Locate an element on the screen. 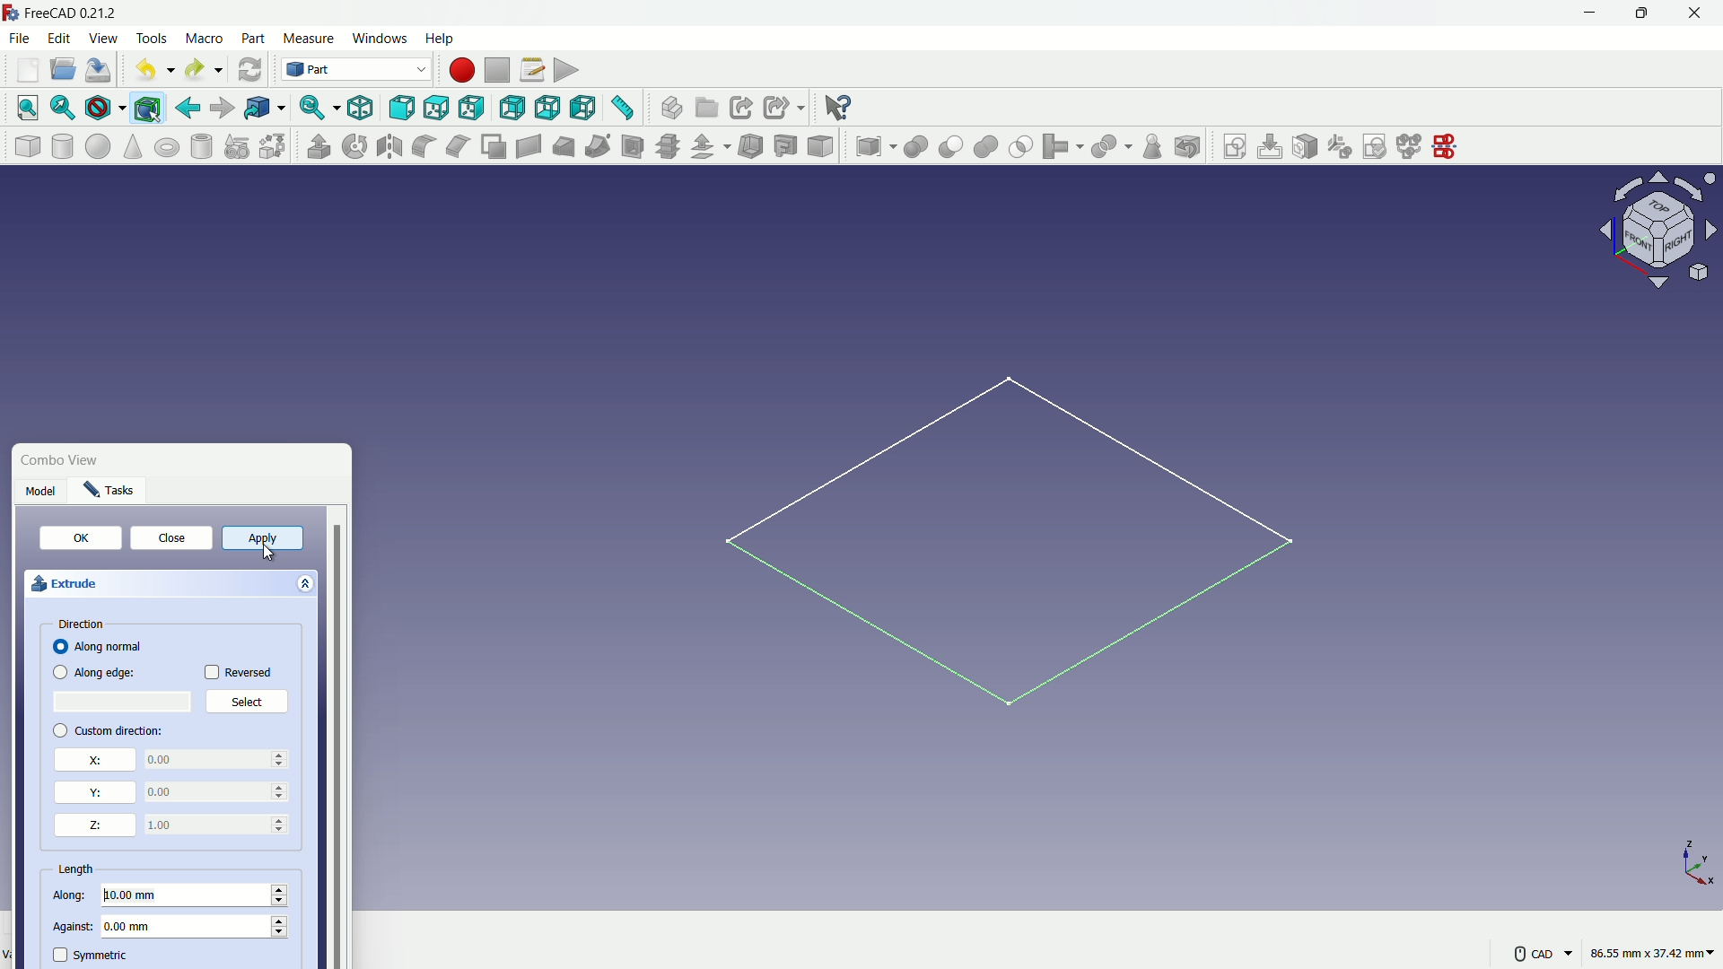  new file is located at coordinates (27, 71).